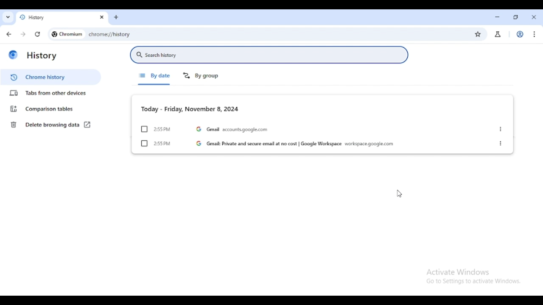 The width and height of the screenshot is (543, 305). I want to click on customize and control chromium, so click(535, 34).